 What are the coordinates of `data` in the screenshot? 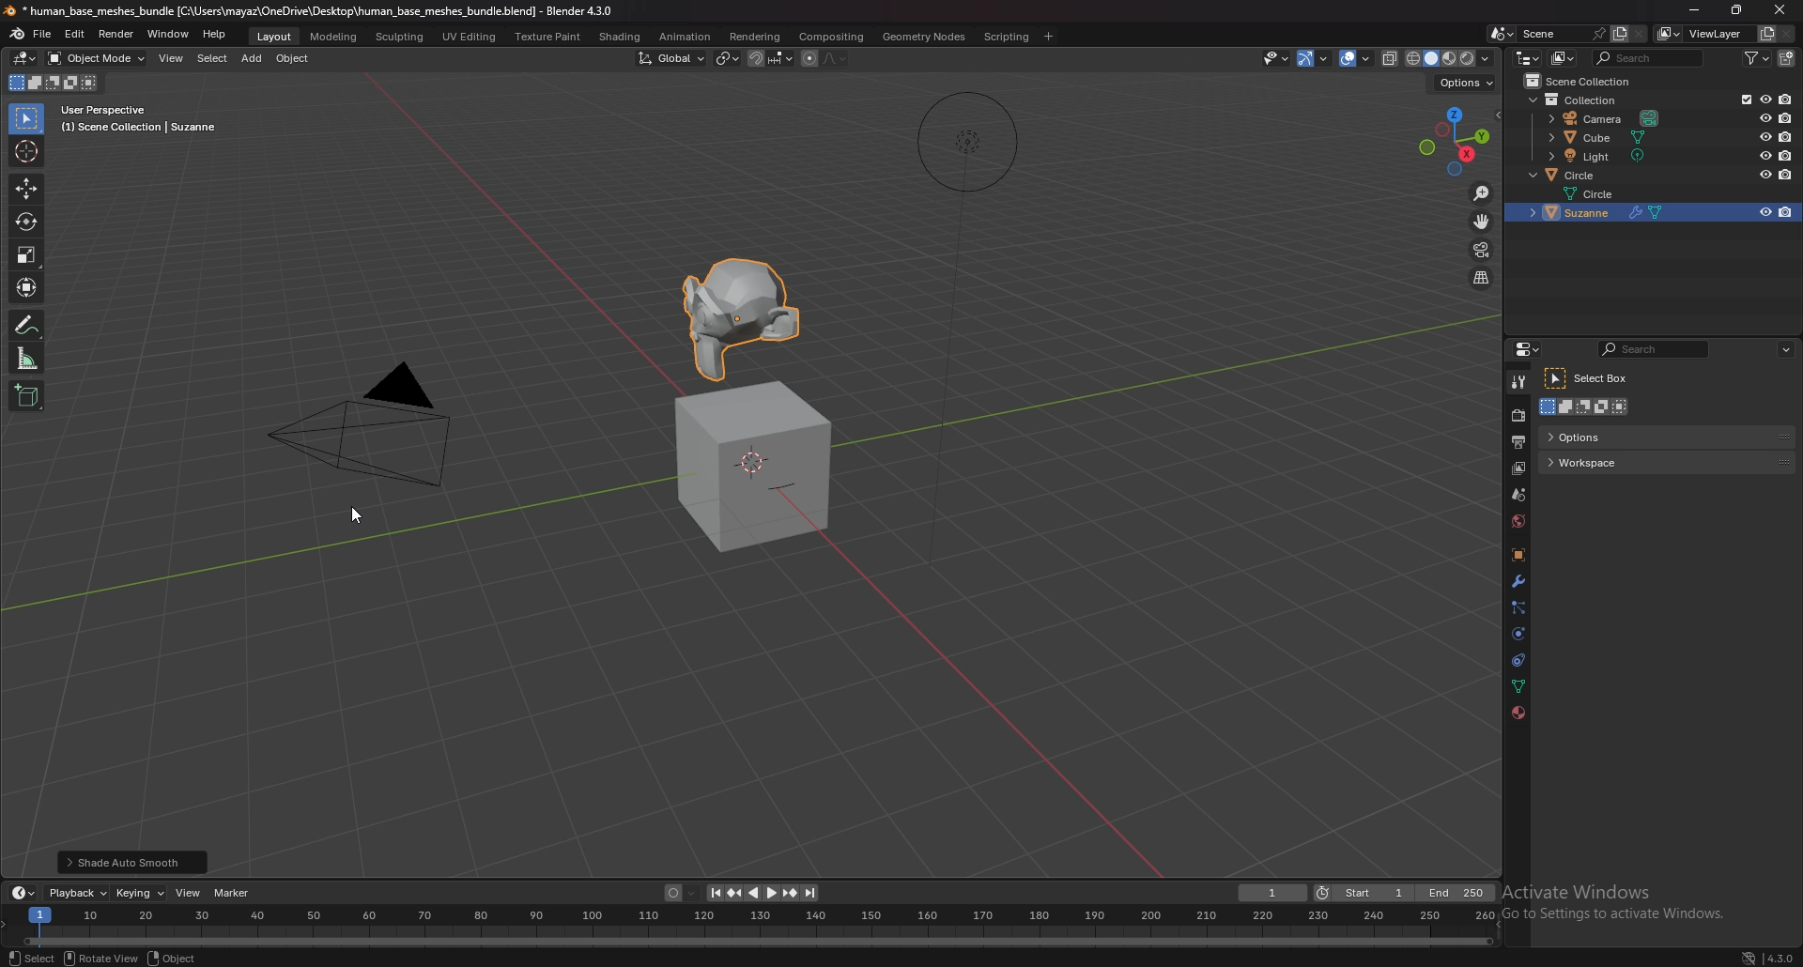 It's located at (1519, 686).